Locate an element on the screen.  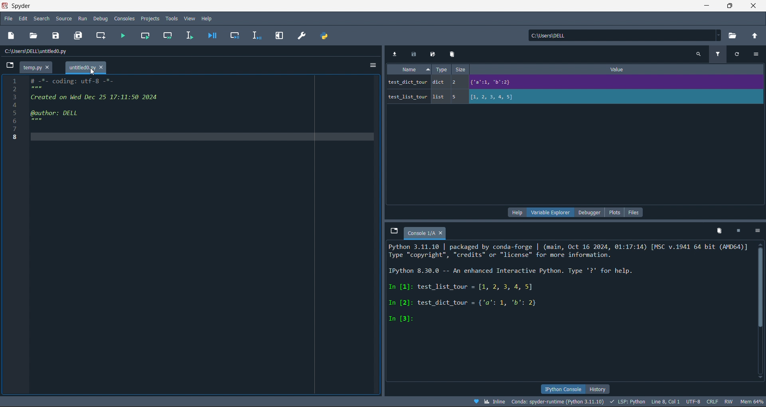
run line is located at coordinates (189, 35).